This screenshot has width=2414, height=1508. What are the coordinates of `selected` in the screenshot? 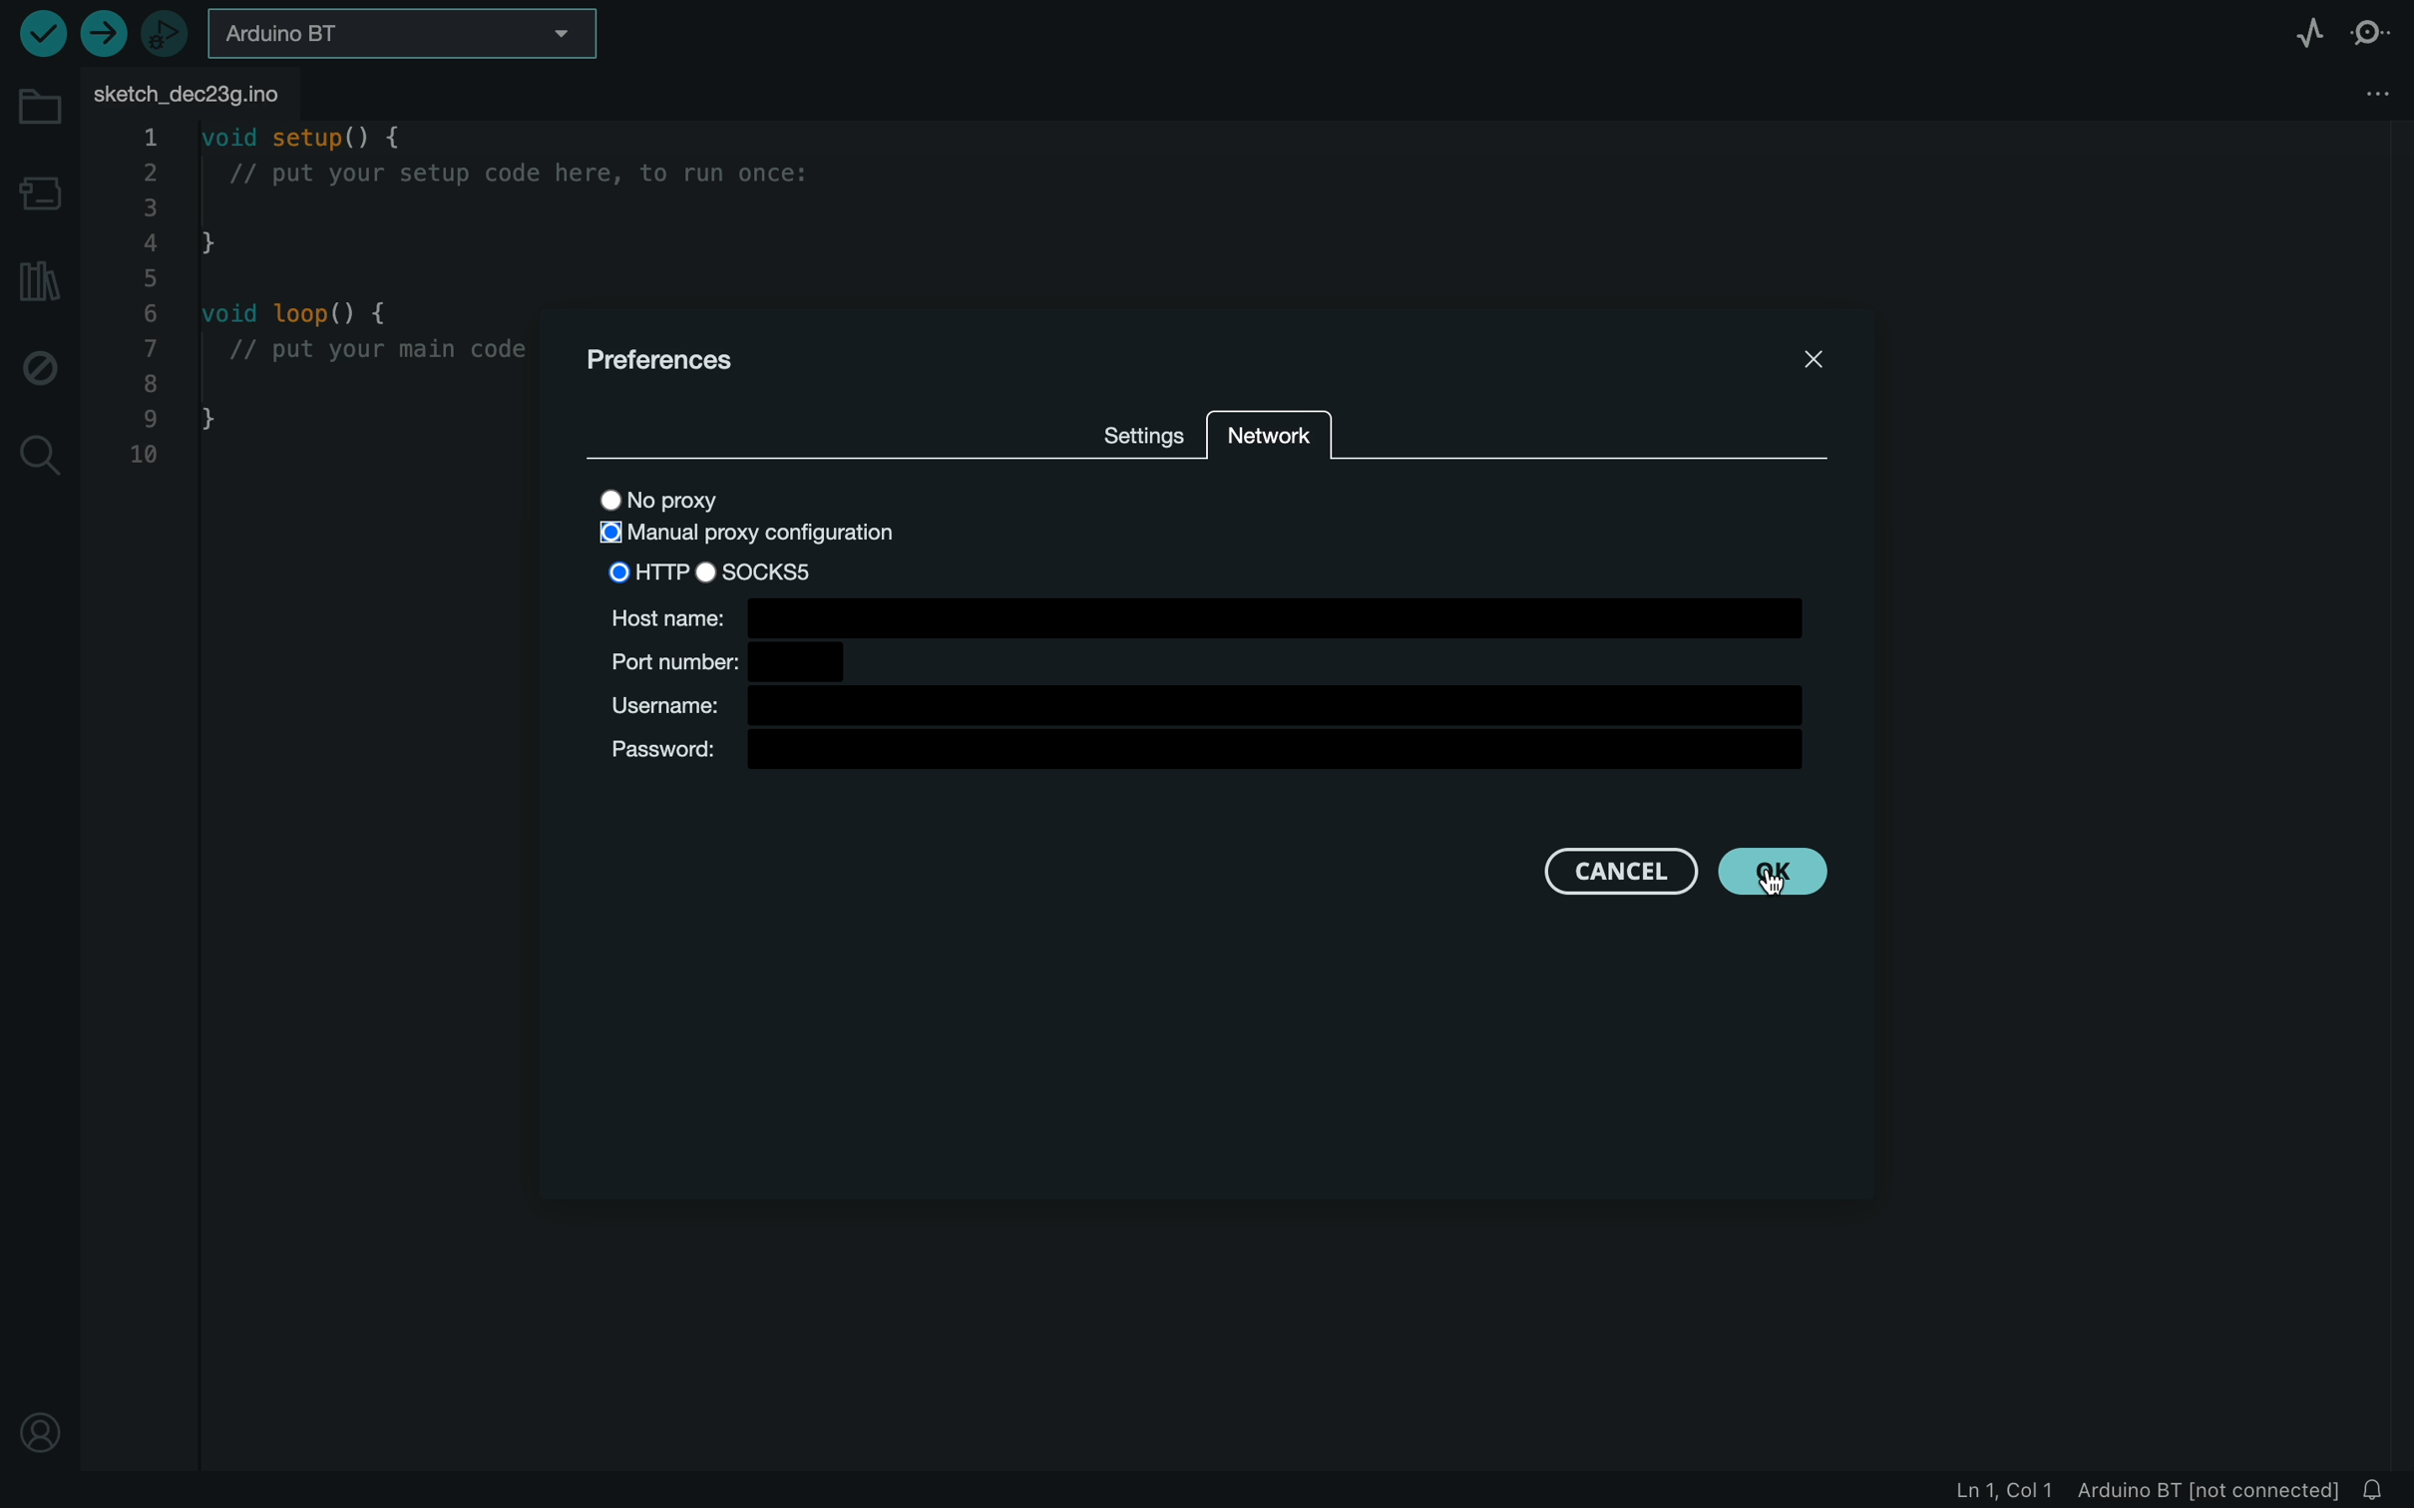 It's located at (753, 534).